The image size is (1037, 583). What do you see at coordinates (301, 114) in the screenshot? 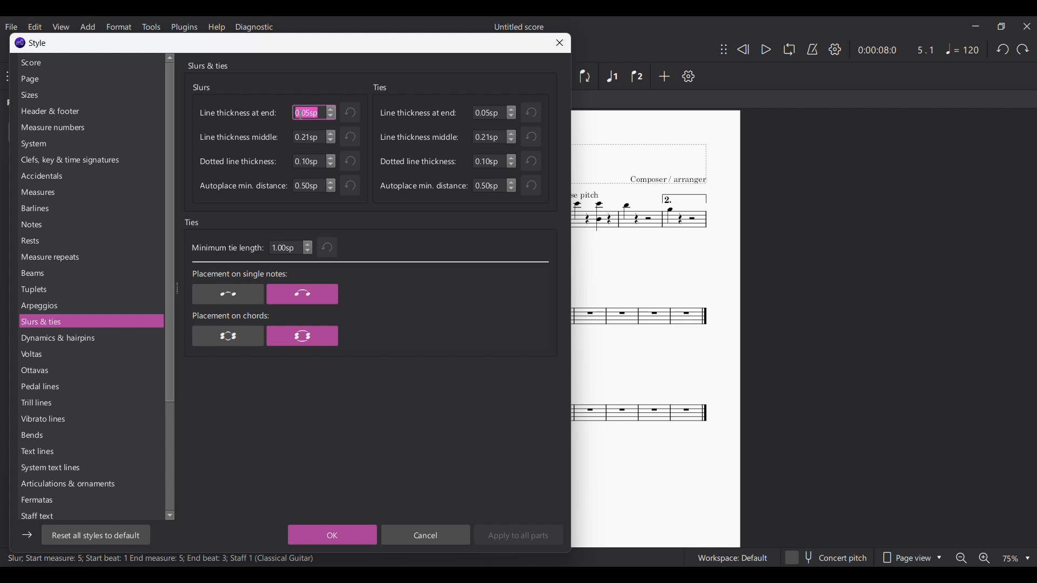
I see `Cursor` at bounding box center [301, 114].